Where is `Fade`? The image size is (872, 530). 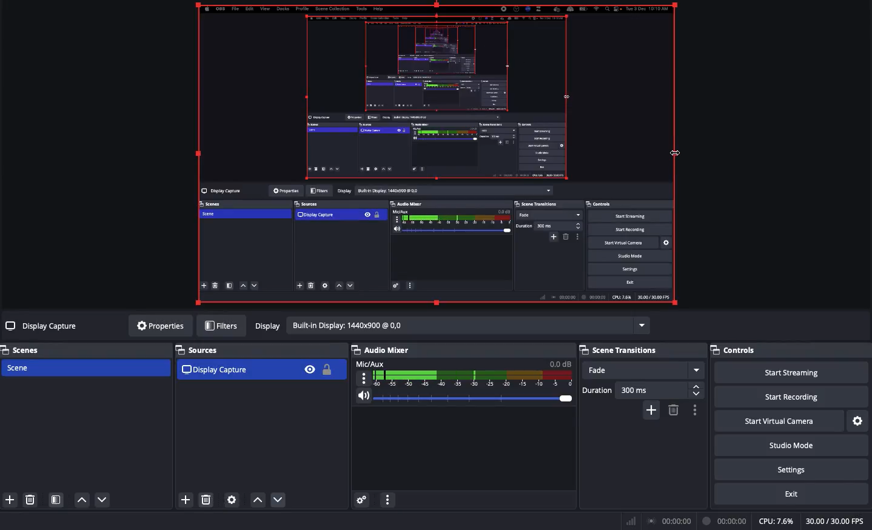
Fade is located at coordinates (643, 371).